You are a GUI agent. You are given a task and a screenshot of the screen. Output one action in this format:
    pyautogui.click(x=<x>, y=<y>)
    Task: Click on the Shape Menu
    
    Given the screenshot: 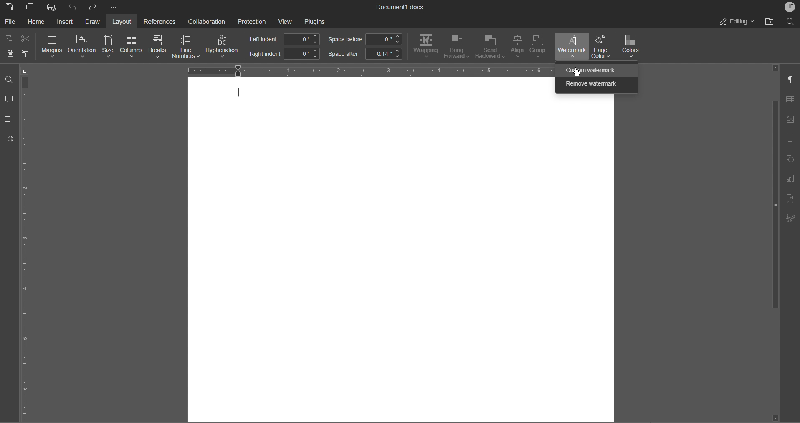 What is the action you would take?
    pyautogui.click(x=789, y=160)
    